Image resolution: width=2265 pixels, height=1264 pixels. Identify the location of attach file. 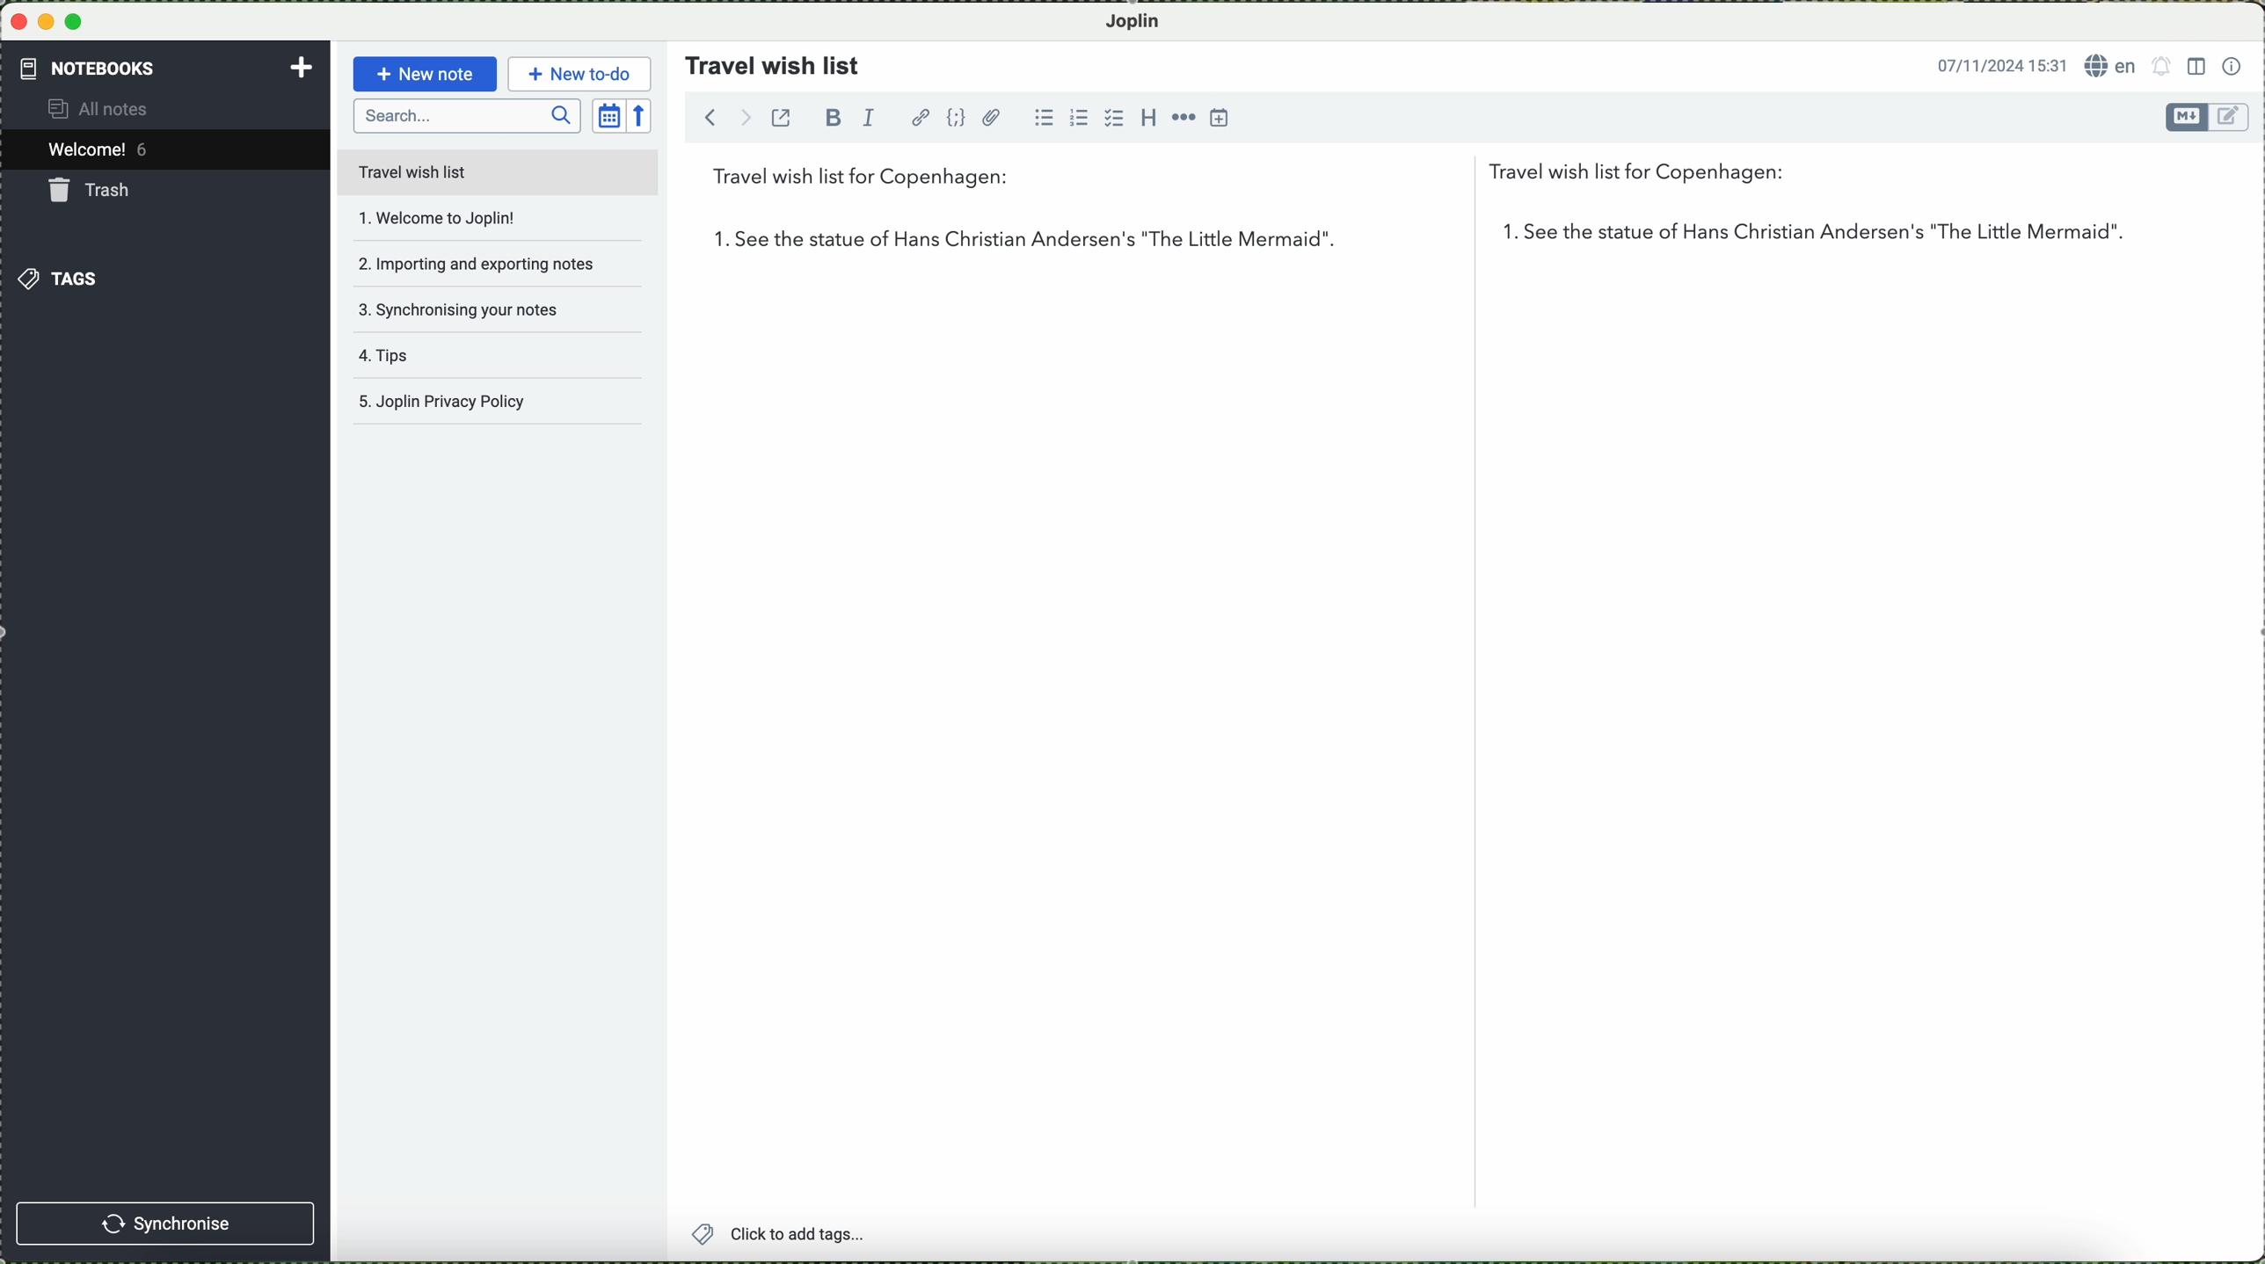
(992, 117).